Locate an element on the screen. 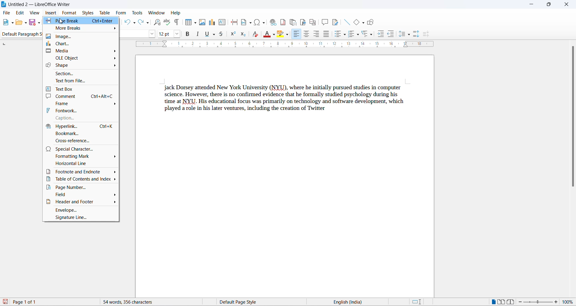 The image size is (576, 306). text box is located at coordinates (81, 88).